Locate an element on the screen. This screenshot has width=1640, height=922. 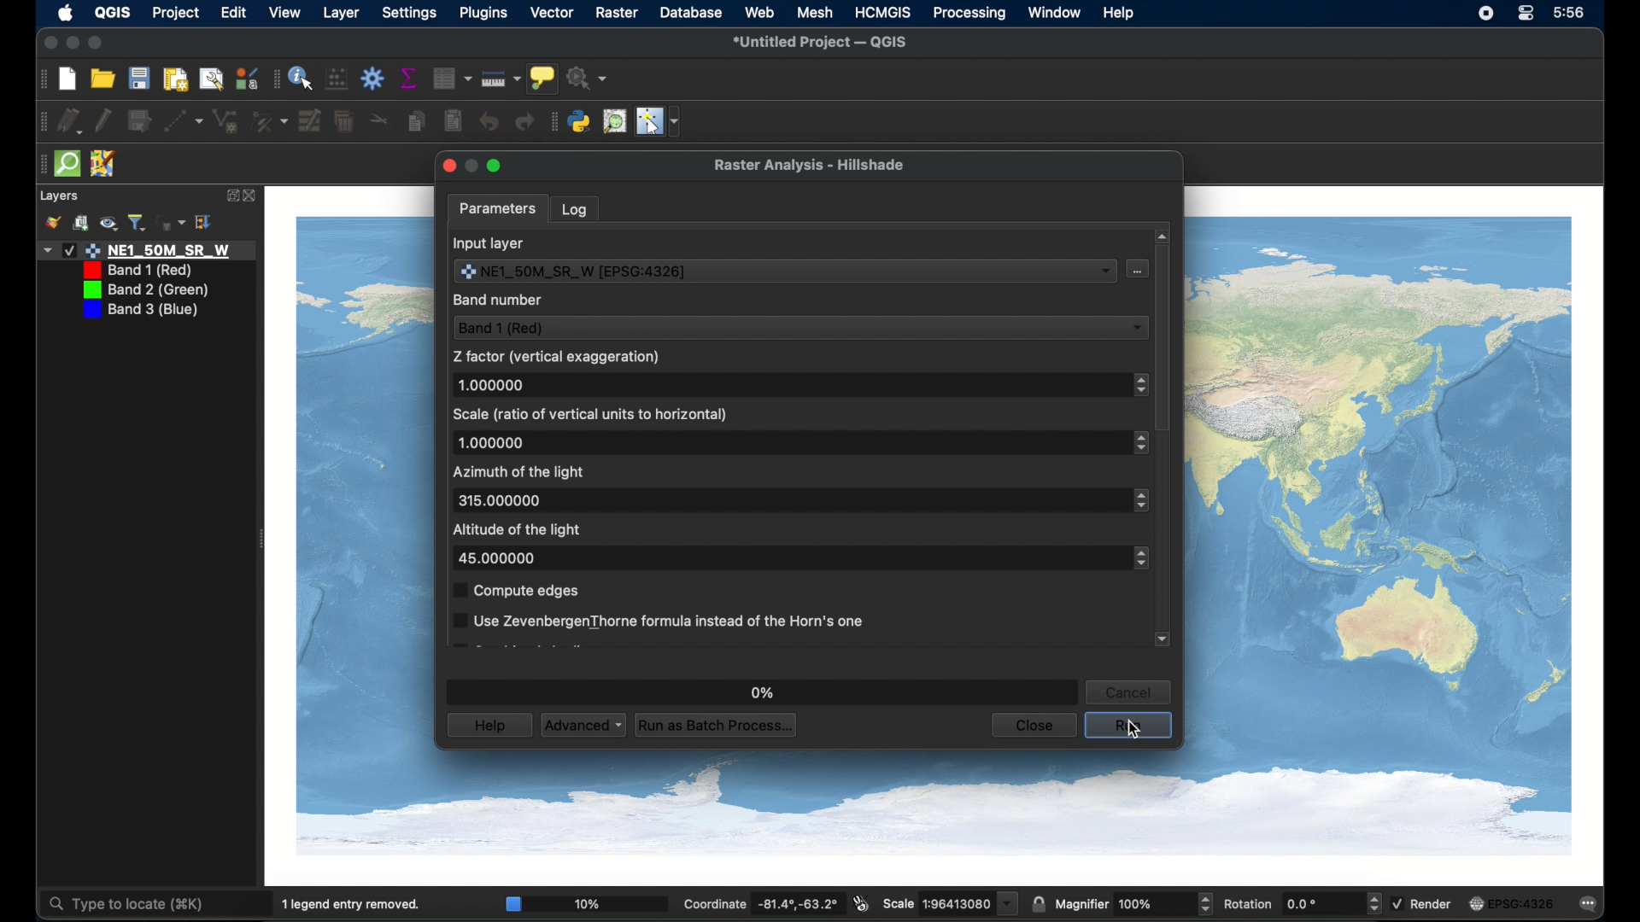
pointer cursor is located at coordinates (1135, 724).